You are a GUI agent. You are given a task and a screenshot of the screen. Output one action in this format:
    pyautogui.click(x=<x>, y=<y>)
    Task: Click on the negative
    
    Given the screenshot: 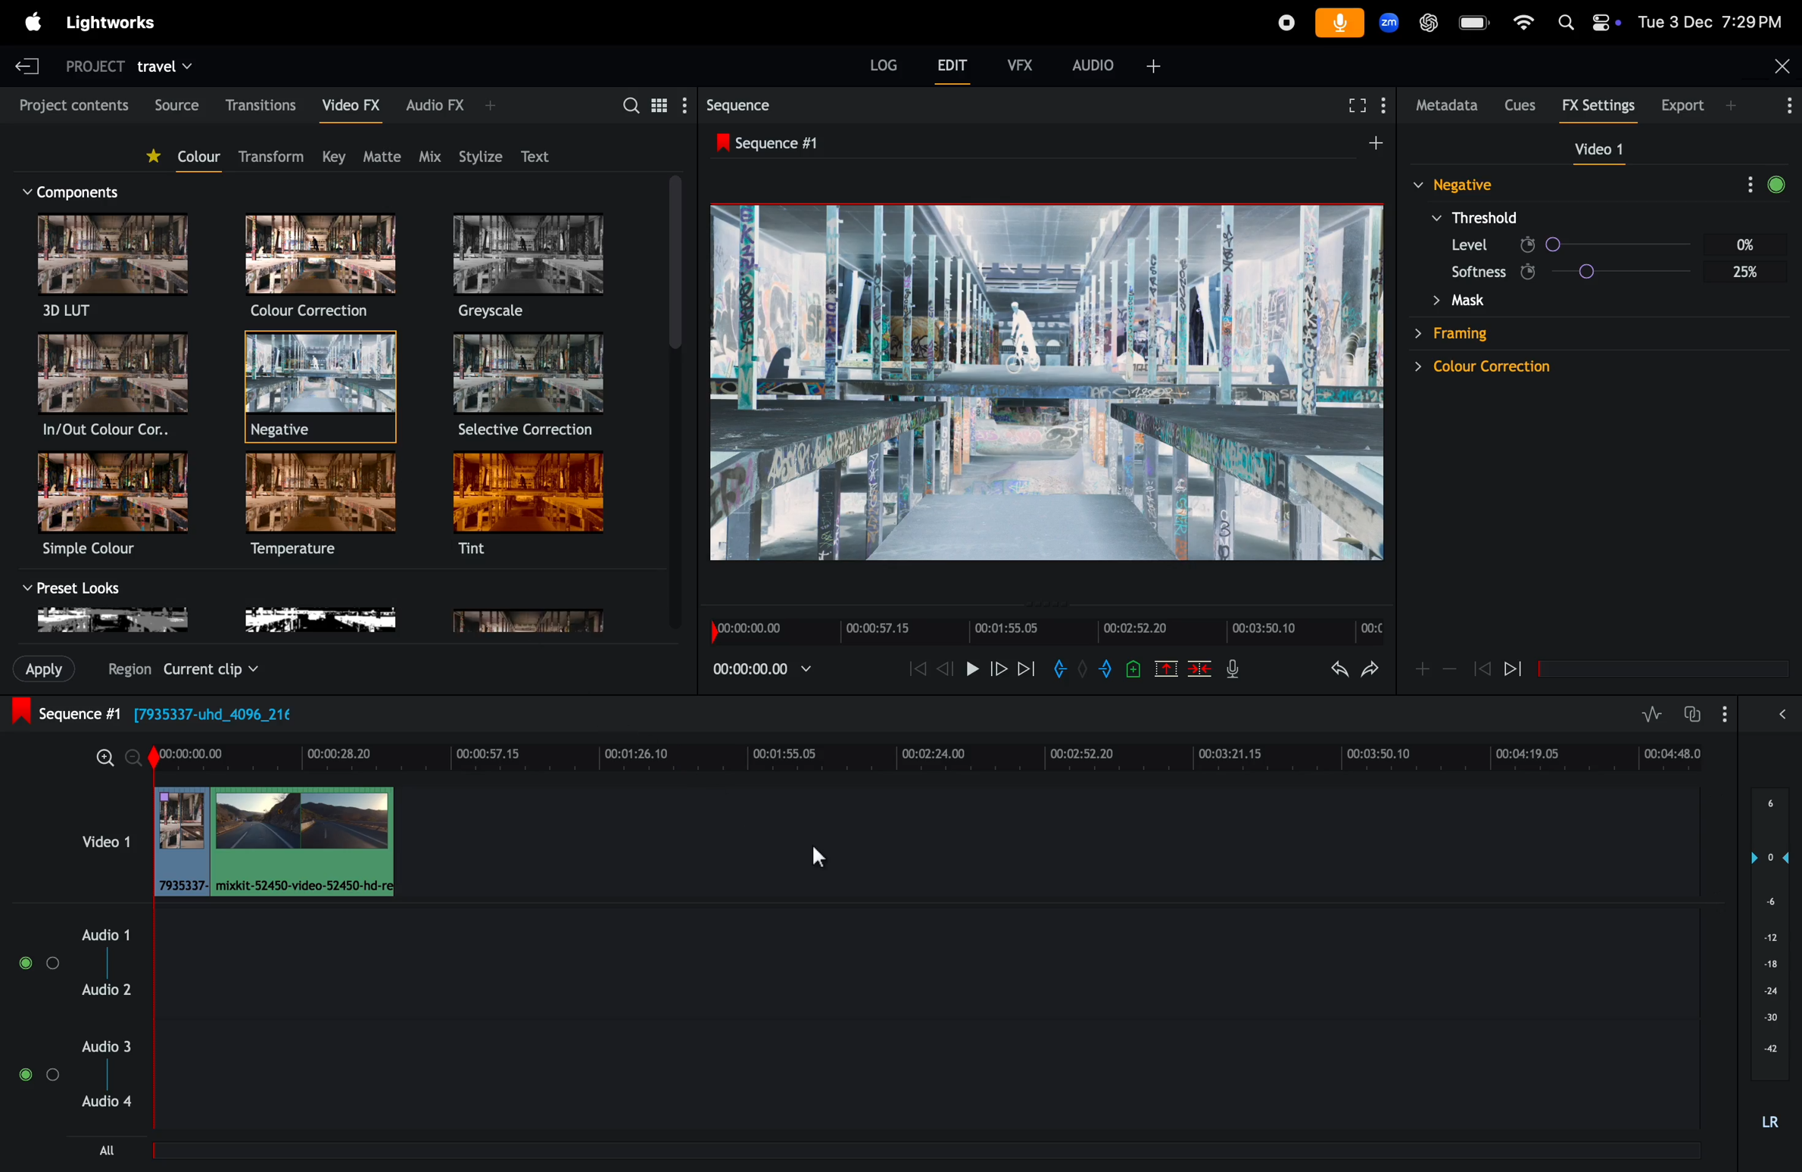 What is the action you would take?
    pyautogui.click(x=323, y=389)
    